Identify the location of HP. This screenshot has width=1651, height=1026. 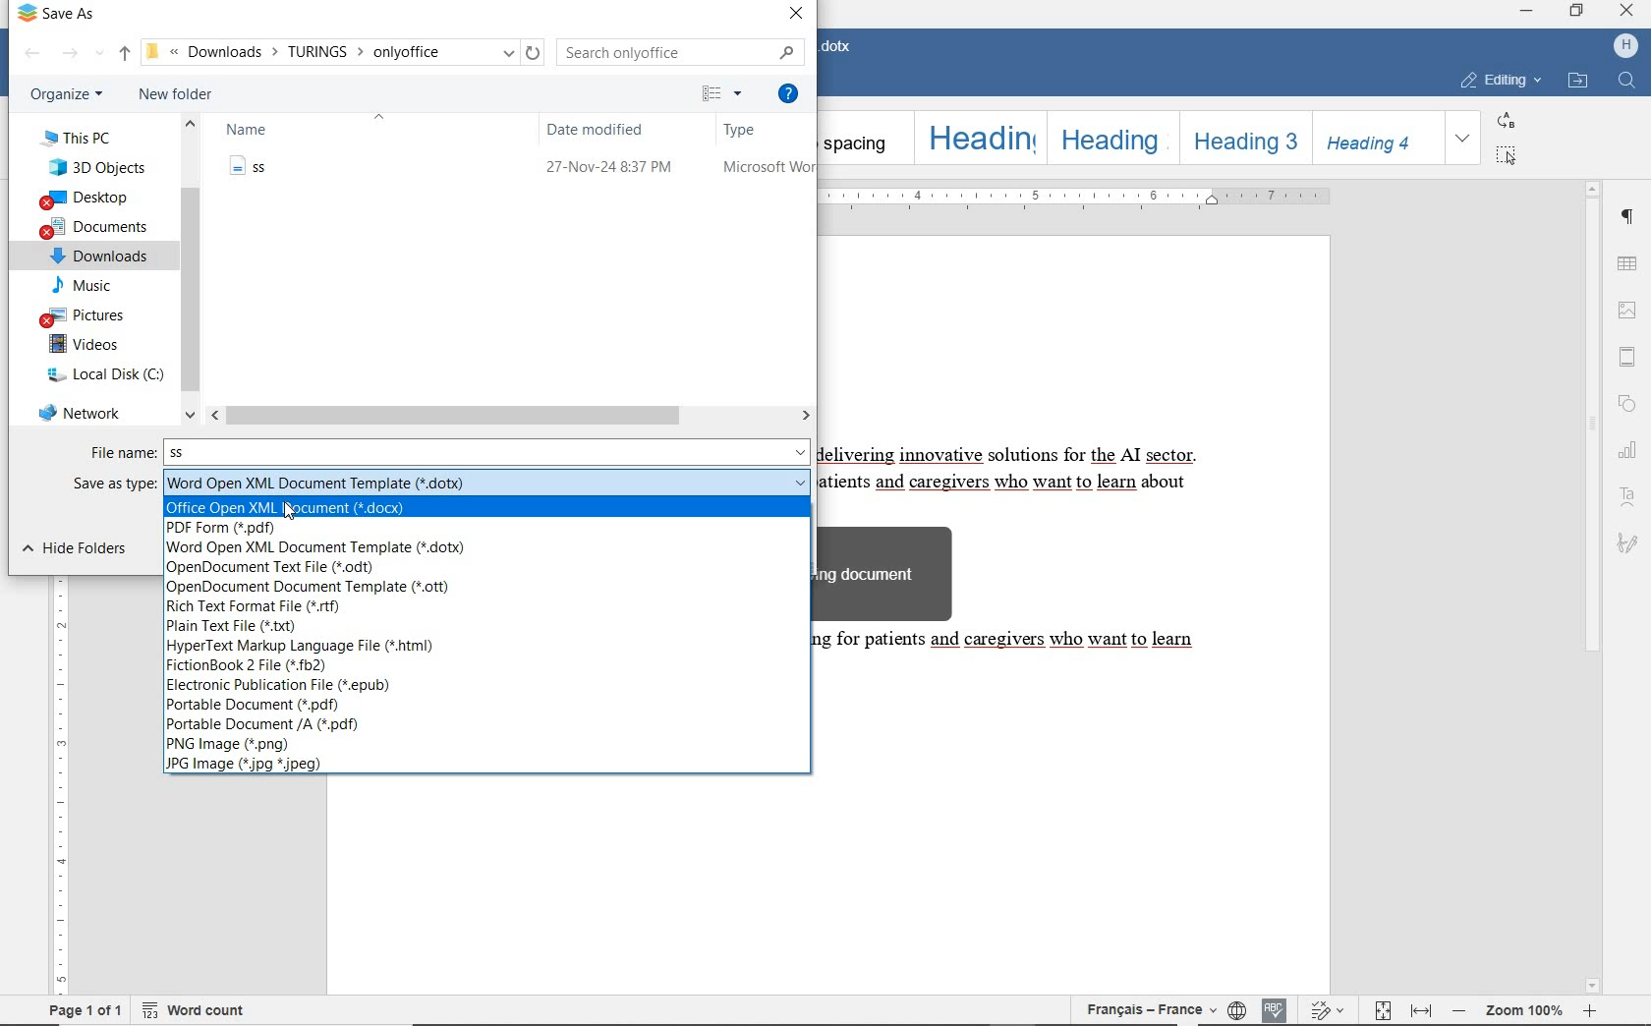
(1627, 45).